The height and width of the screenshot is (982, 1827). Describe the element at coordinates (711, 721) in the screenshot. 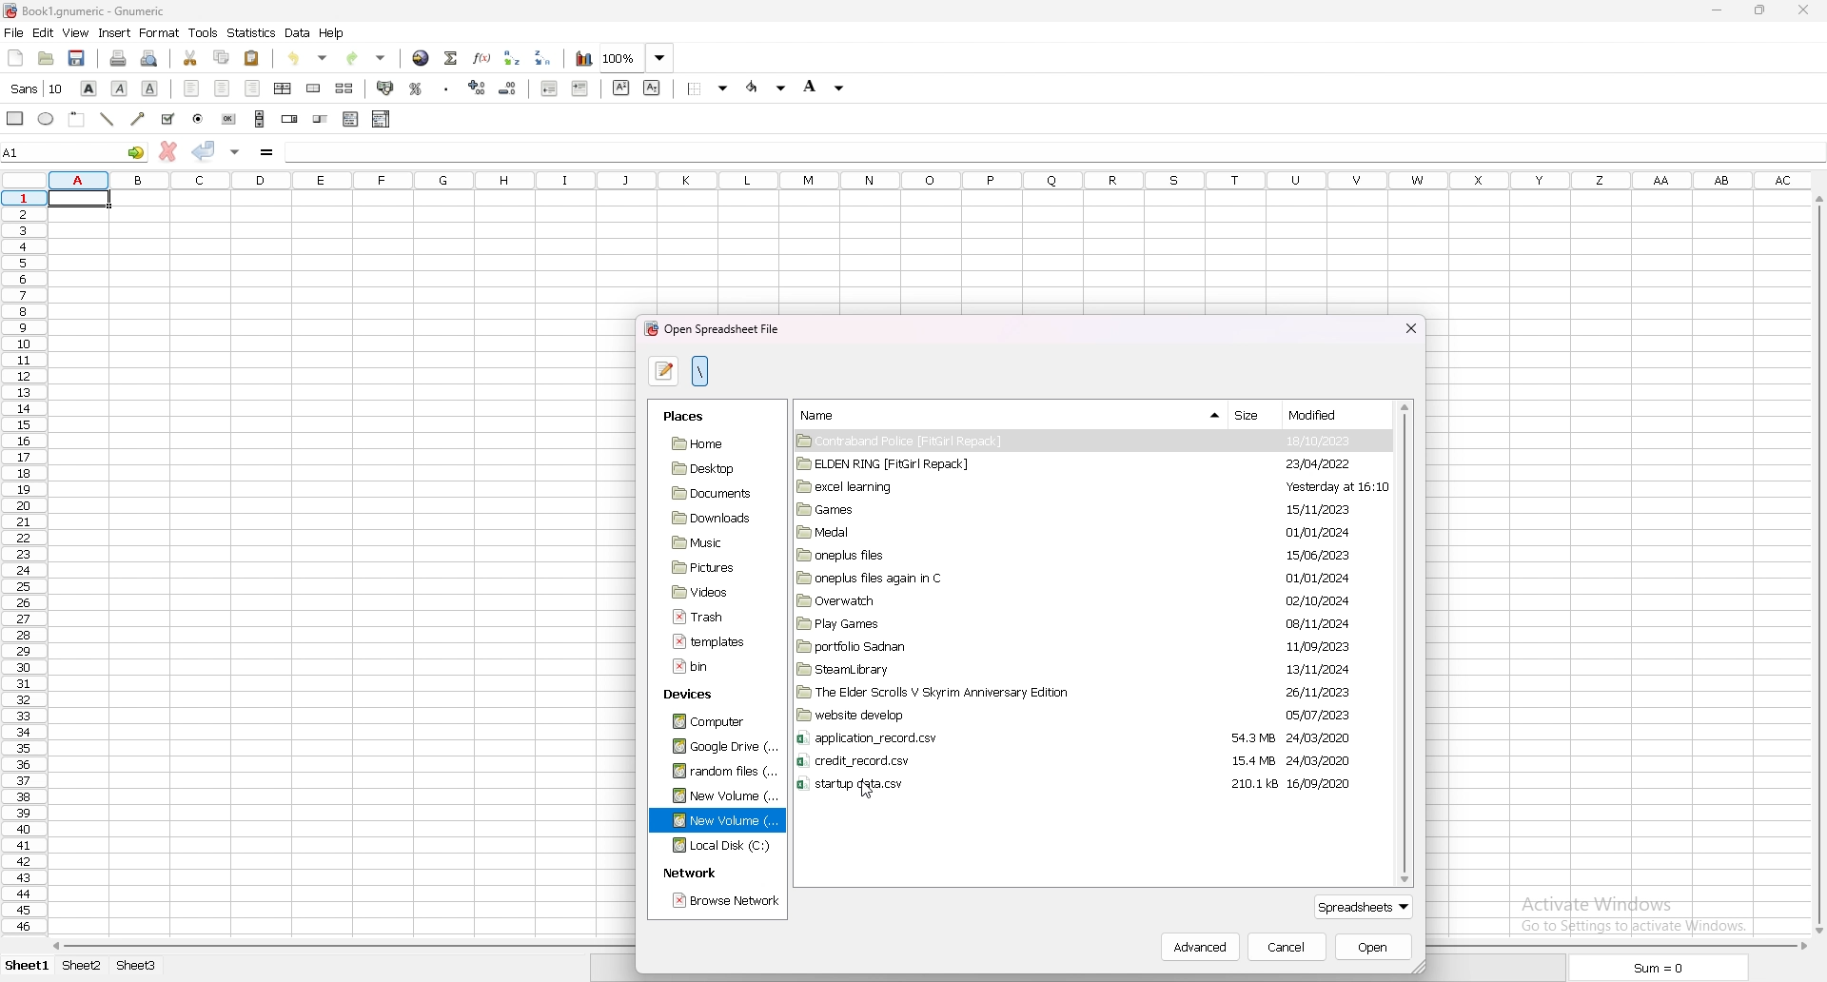

I see `folder` at that location.